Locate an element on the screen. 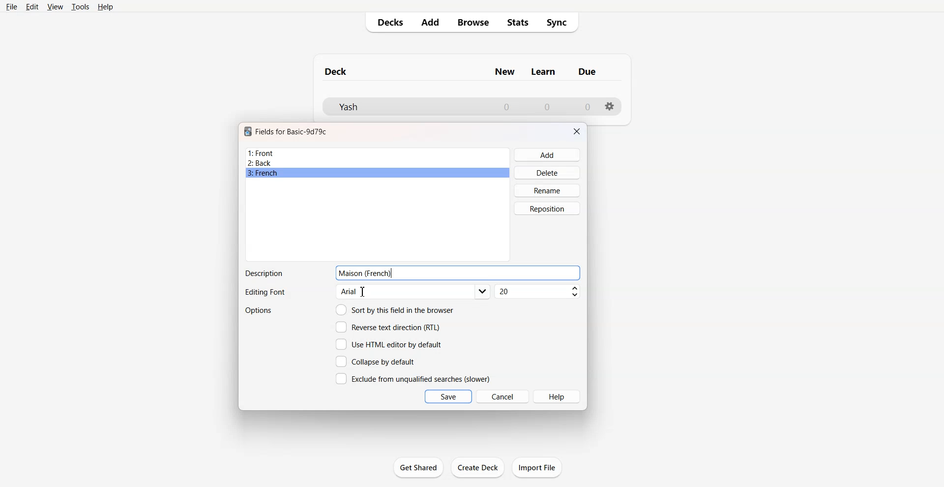 The image size is (944, 487). File is located at coordinates (11, 6).